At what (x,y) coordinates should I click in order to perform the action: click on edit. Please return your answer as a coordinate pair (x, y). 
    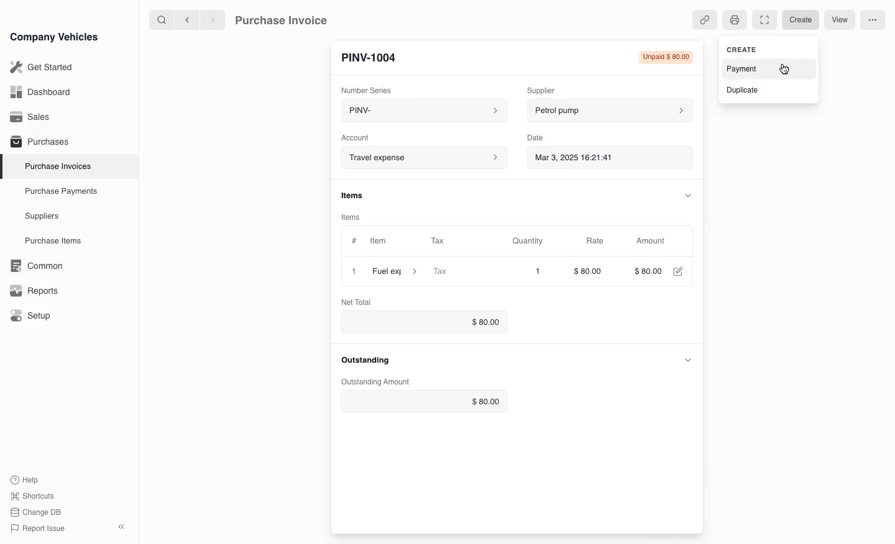
    Looking at the image, I should click on (679, 272).